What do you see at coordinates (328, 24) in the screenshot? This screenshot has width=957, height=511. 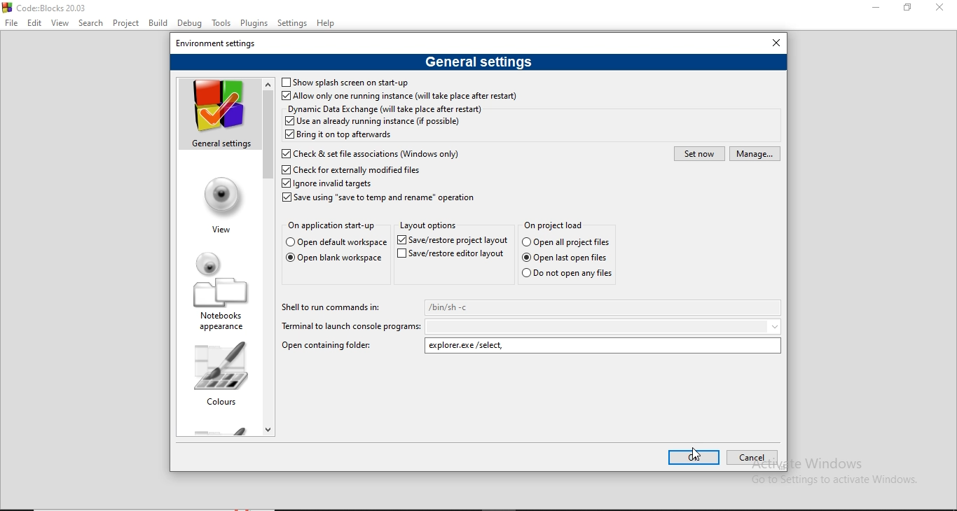 I see `Help` at bounding box center [328, 24].